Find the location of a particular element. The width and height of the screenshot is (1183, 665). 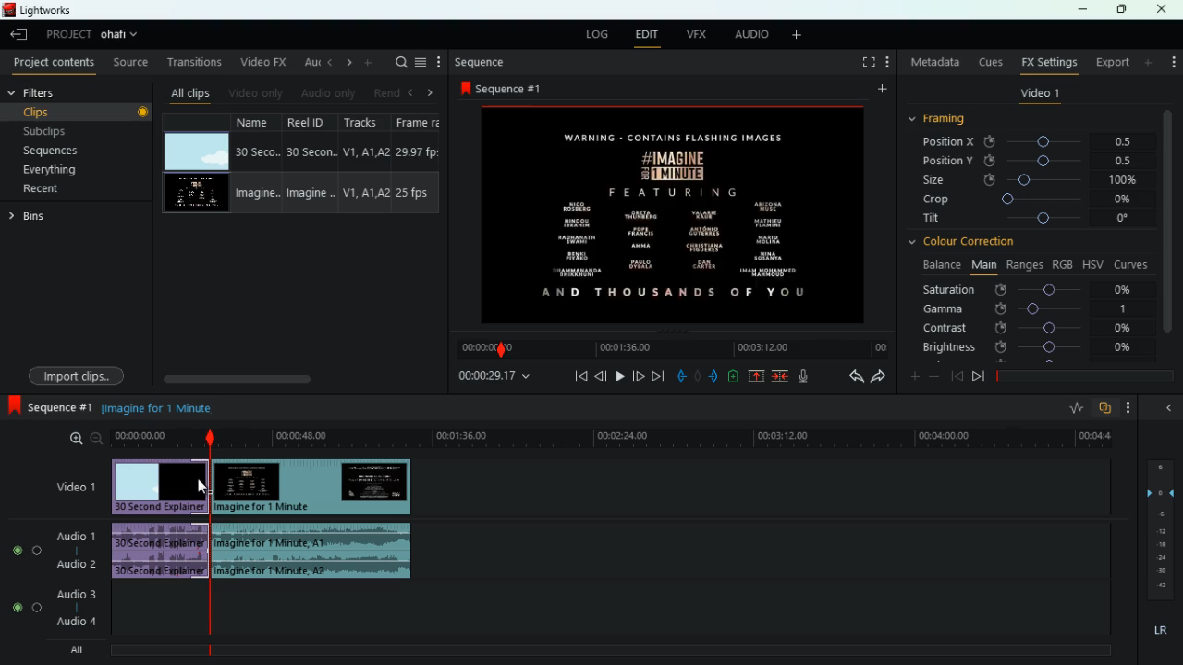

more is located at coordinates (1133, 407).